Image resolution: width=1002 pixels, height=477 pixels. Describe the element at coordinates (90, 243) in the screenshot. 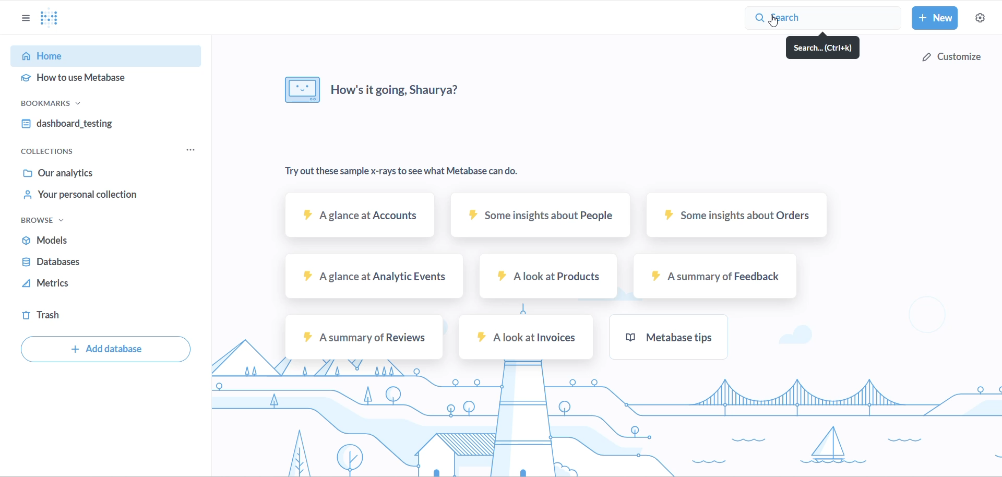

I see `models` at that location.